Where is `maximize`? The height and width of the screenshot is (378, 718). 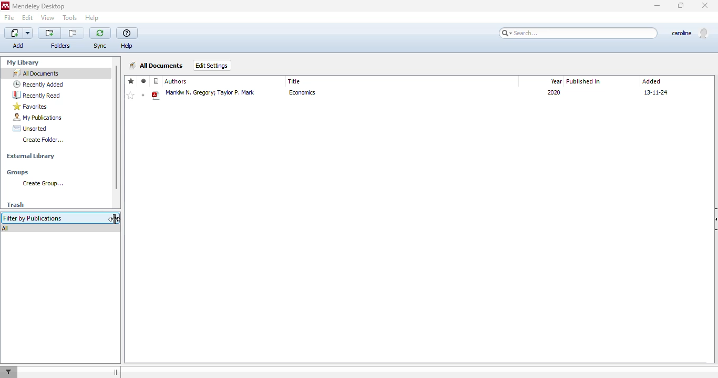
maximize is located at coordinates (681, 5).